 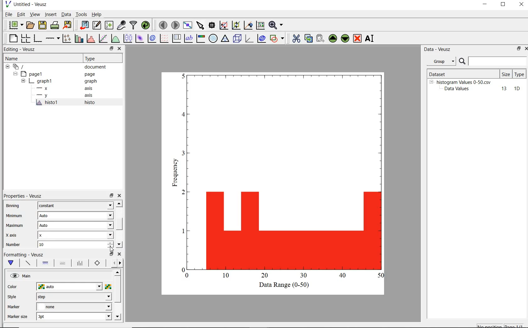 I want to click on export to graphics format, so click(x=68, y=25).